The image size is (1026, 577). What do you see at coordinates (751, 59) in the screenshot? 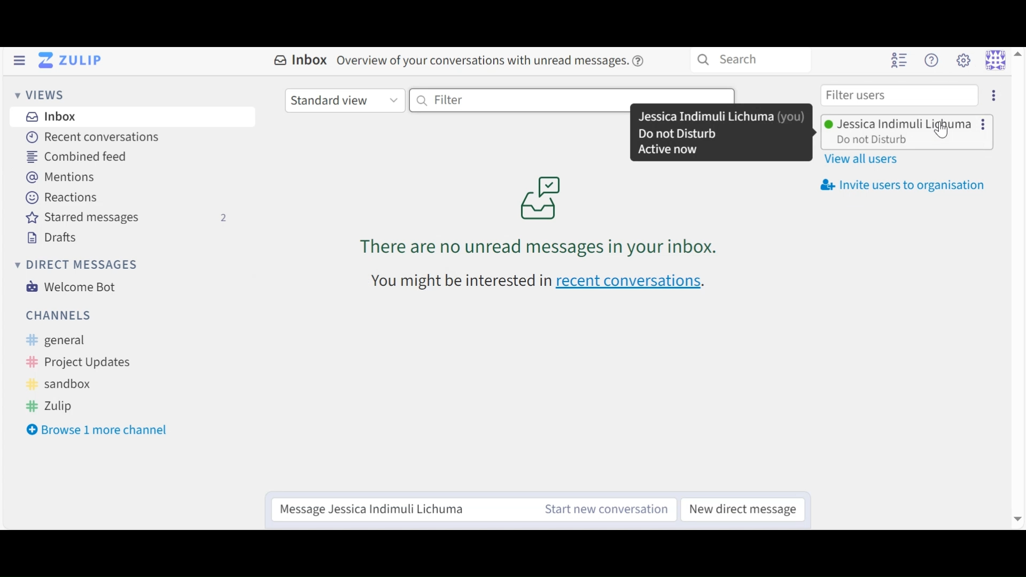
I see `Search` at bounding box center [751, 59].